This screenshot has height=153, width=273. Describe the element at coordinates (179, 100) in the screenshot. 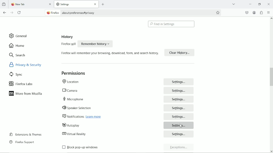

I see `Settings.` at that location.